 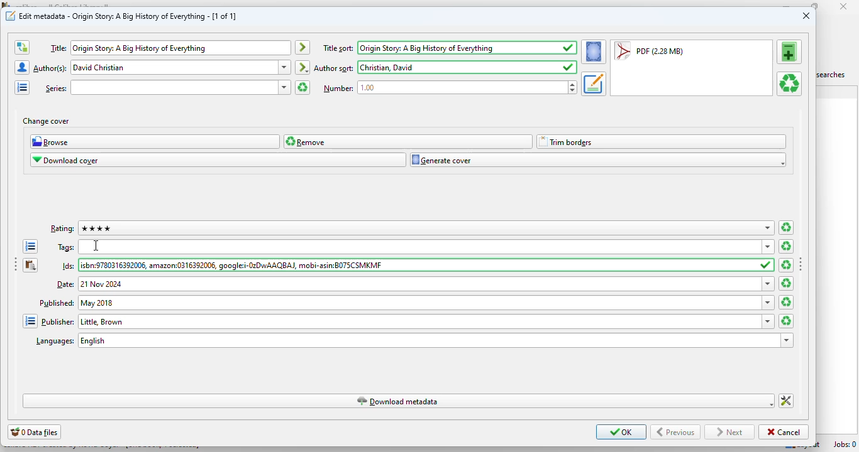 I want to click on Published: May 2018, so click(x=419, y=303).